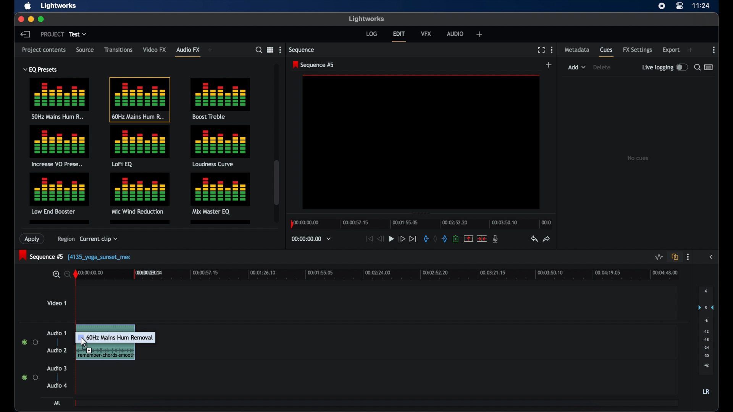 The image size is (733, 412). What do you see at coordinates (679, 6) in the screenshot?
I see `control center` at bounding box center [679, 6].